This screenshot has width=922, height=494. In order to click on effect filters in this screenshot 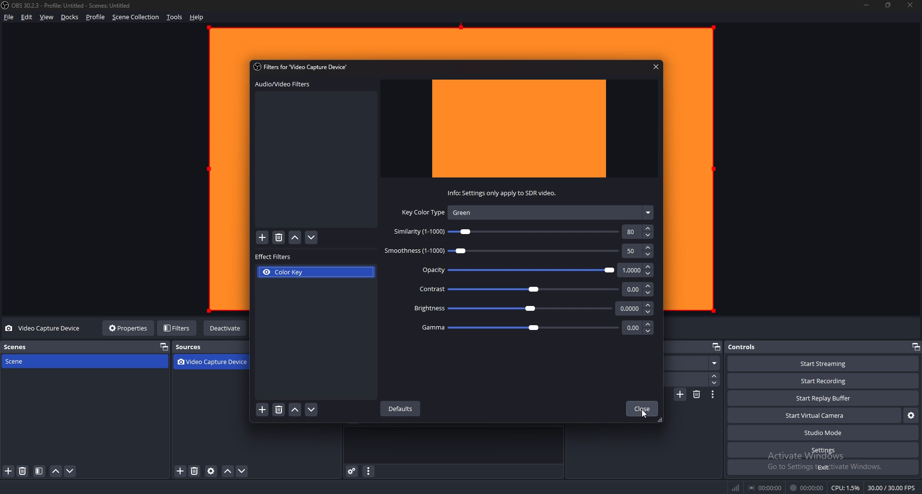, I will do `click(274, 257)`.